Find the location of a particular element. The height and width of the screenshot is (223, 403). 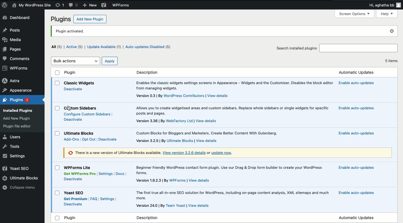

Yoast is located at coordinates (17, 169).